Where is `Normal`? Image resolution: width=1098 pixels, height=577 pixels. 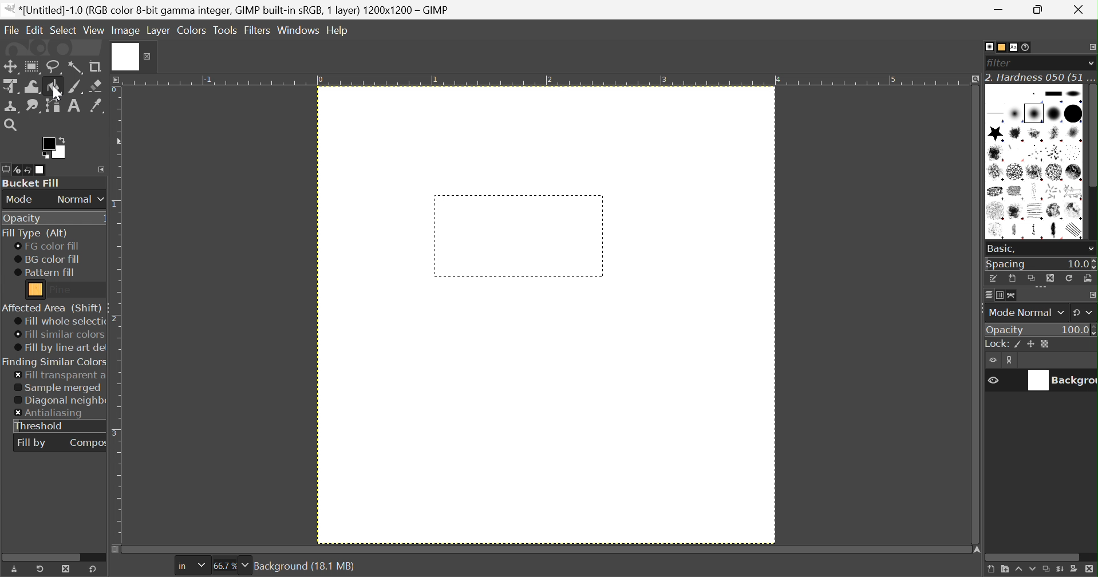
Normal is located at coordinates (81, 199).